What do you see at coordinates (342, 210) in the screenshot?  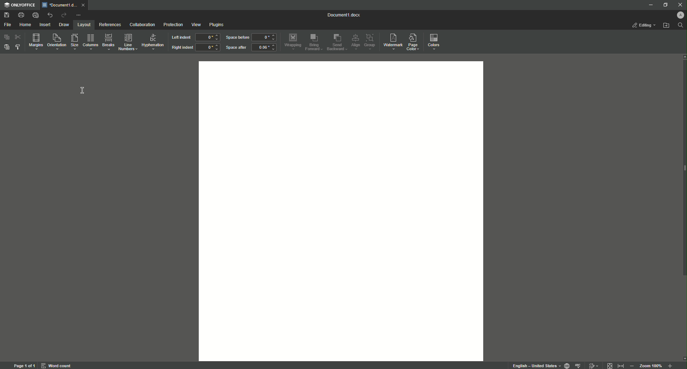 I see `Blank page` at bounding box center [342, 210].